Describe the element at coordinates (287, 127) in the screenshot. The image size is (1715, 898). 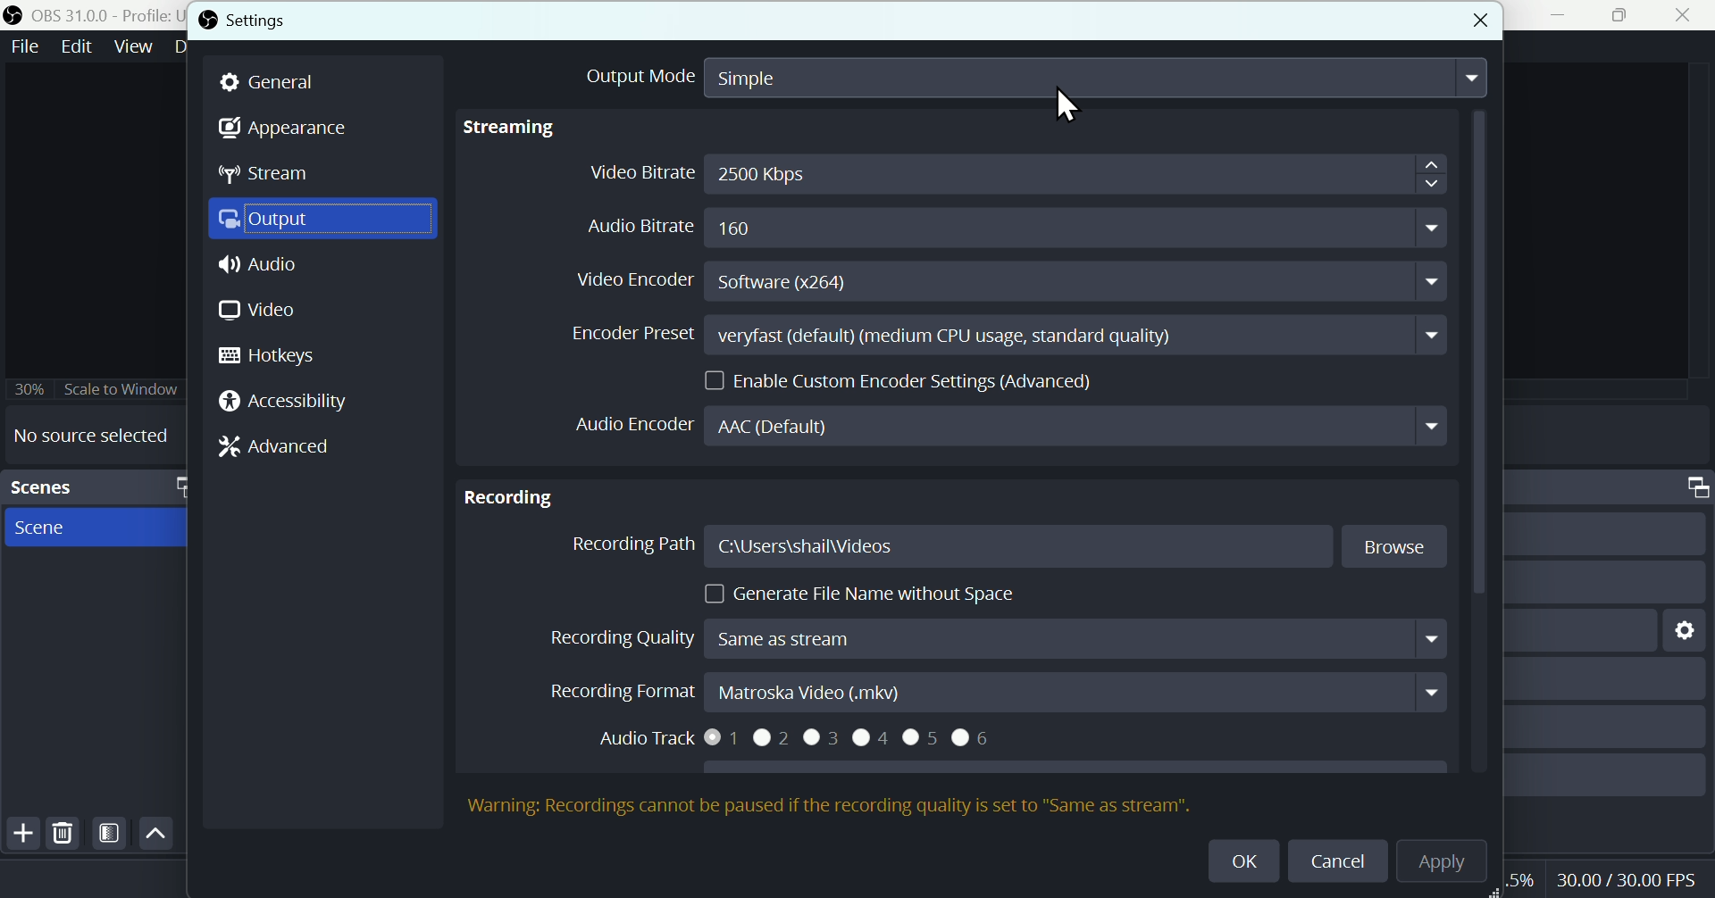
I see `Appearance` at that location.